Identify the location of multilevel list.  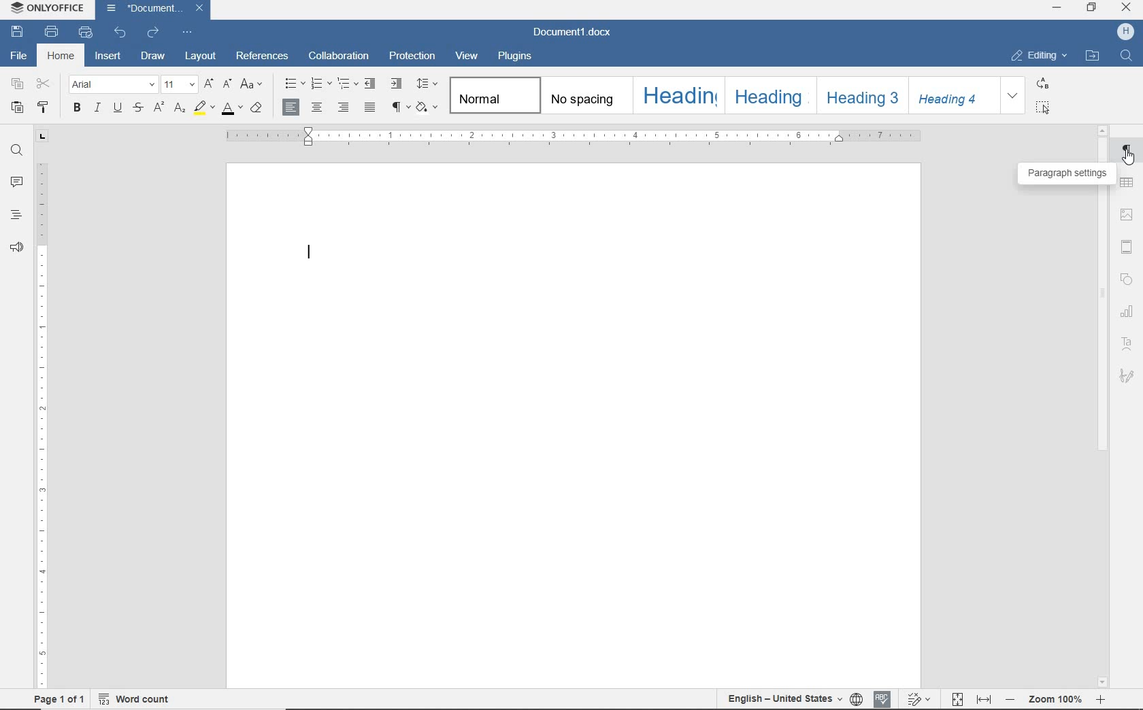
(346, 84).